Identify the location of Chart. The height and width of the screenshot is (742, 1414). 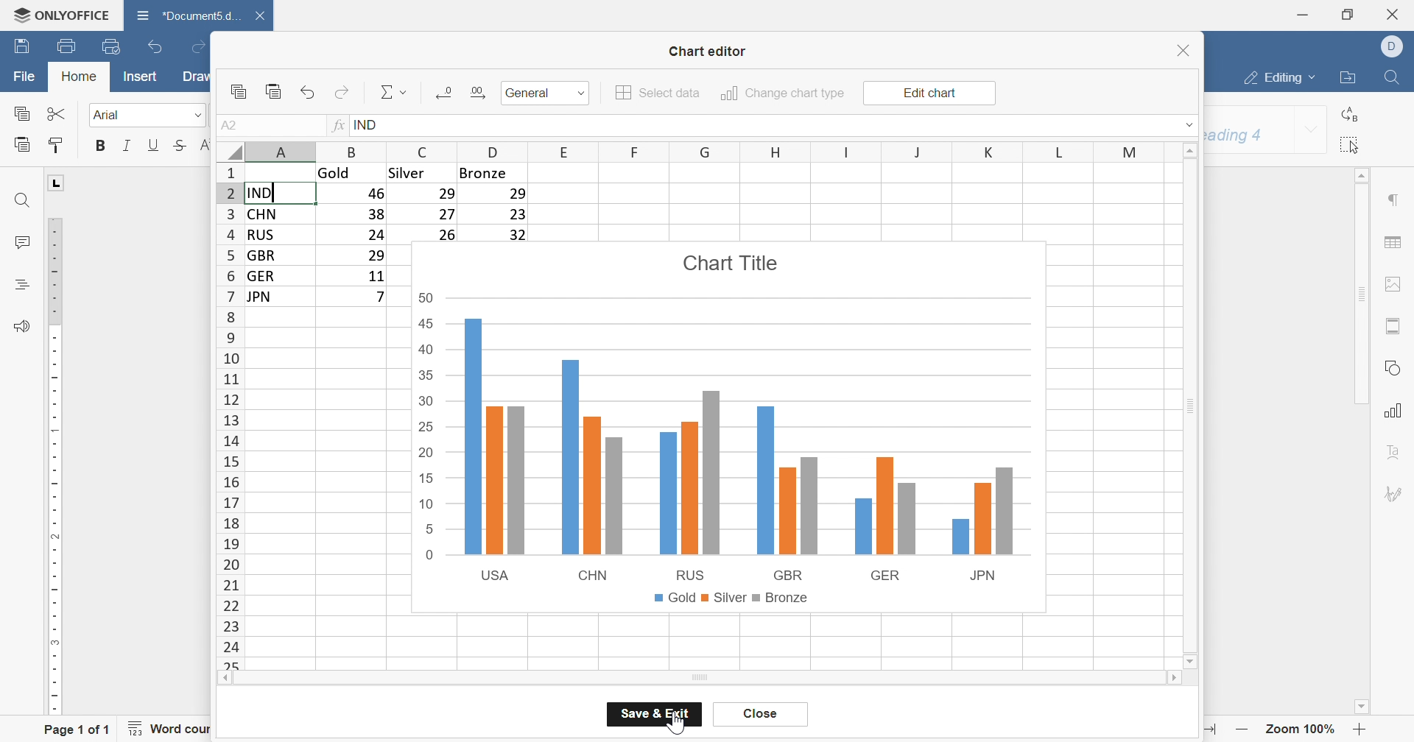
(731, 430).